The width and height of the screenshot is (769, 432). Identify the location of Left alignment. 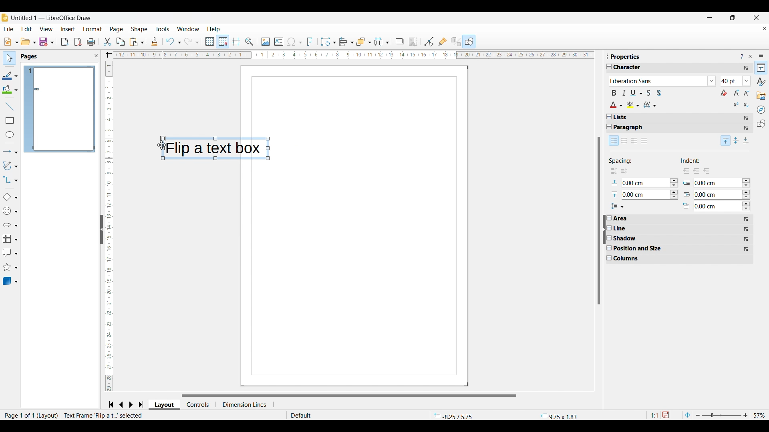
(614, 140).